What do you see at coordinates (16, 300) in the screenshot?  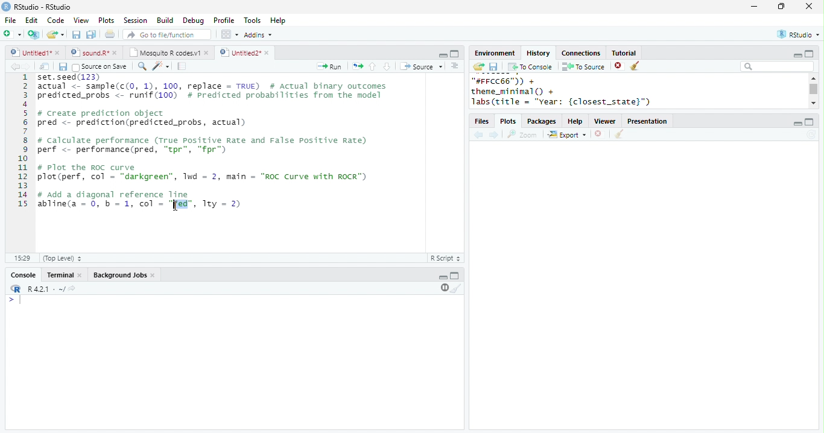 I see `>` at bounding box center [16, 300].